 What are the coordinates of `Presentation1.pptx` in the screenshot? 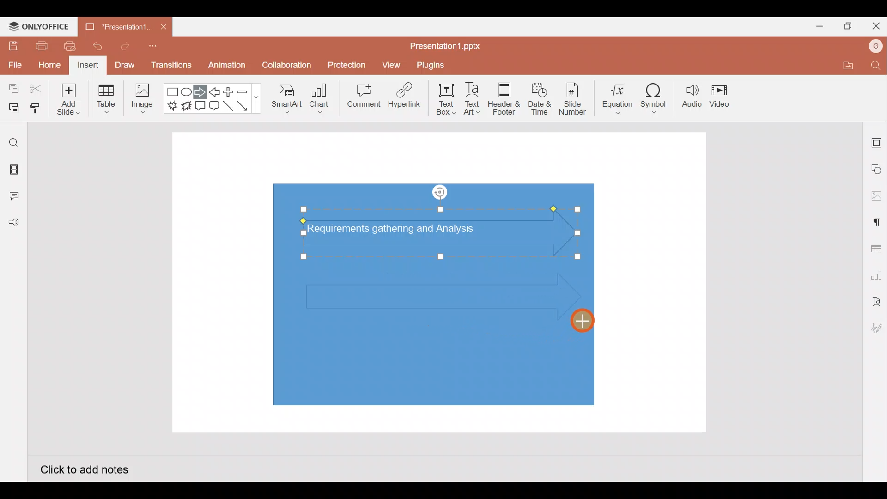 It's located at (449, 43).